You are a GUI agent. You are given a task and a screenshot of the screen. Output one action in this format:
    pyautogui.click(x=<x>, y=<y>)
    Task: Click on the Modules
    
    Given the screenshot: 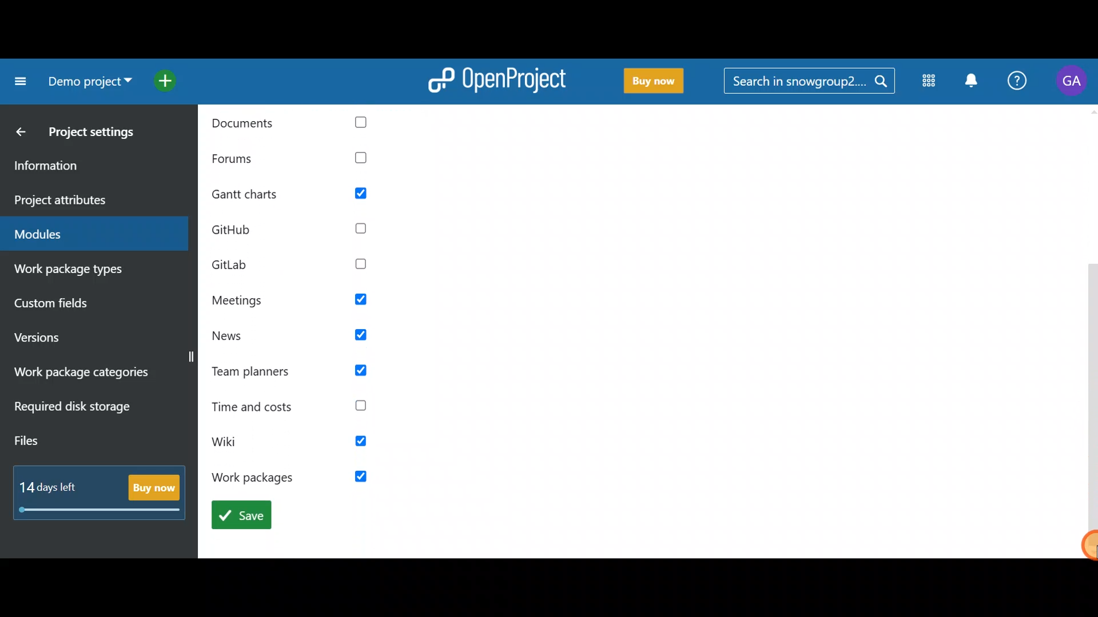 What is the action you would take?
    pyautogui.click(x=930, y=81)
    